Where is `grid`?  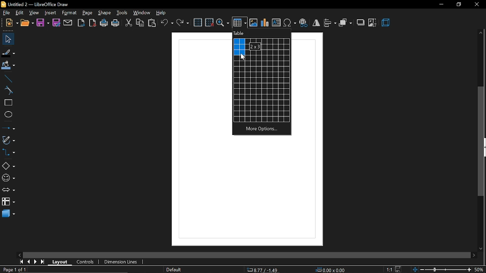
grid is located at coordinates (198, 22).